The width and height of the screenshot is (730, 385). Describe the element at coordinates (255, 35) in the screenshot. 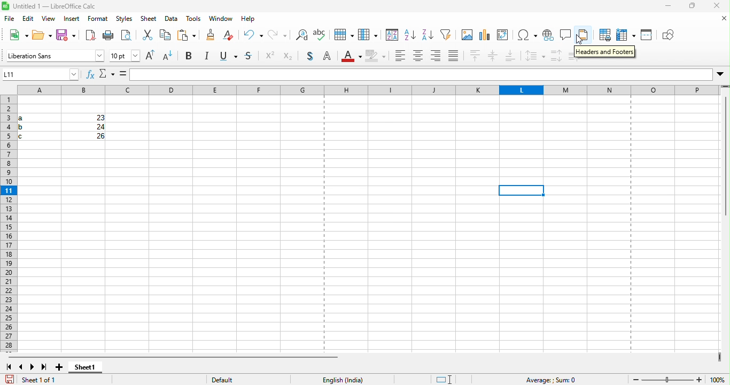

I see `redo` at that location.